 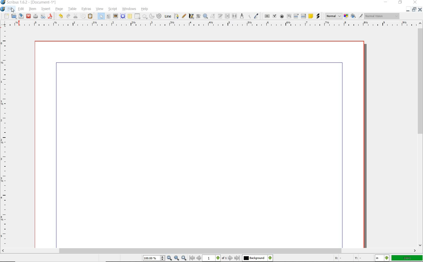 I want to click on select image preview mode, so click(x=334, y=16).